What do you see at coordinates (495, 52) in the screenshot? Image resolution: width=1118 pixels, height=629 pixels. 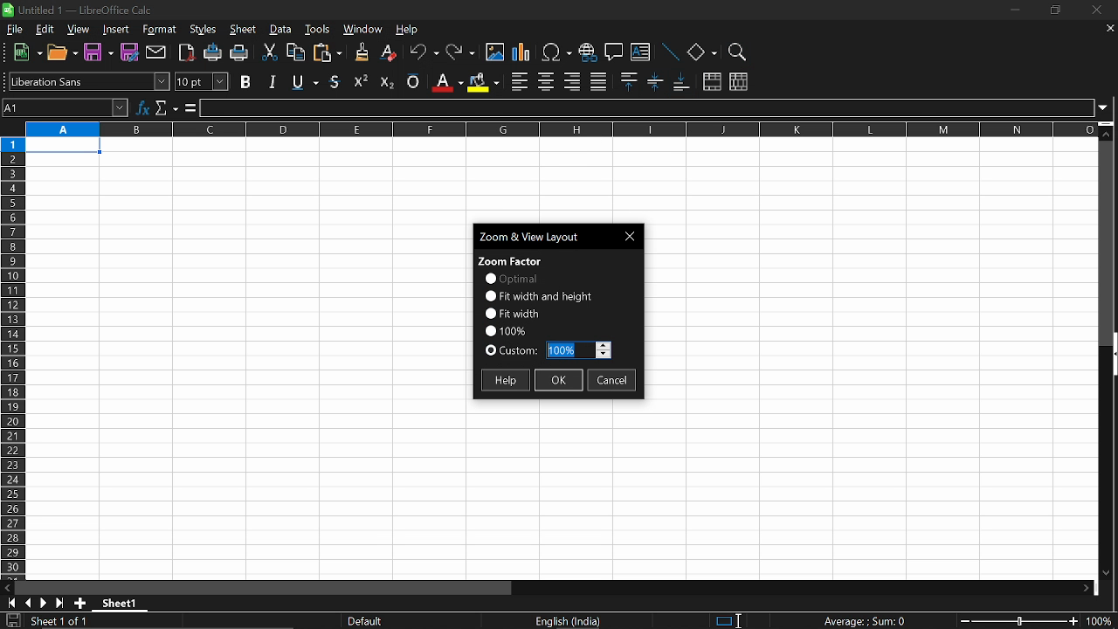 I see `insert image` at bounding box center [495, 52].